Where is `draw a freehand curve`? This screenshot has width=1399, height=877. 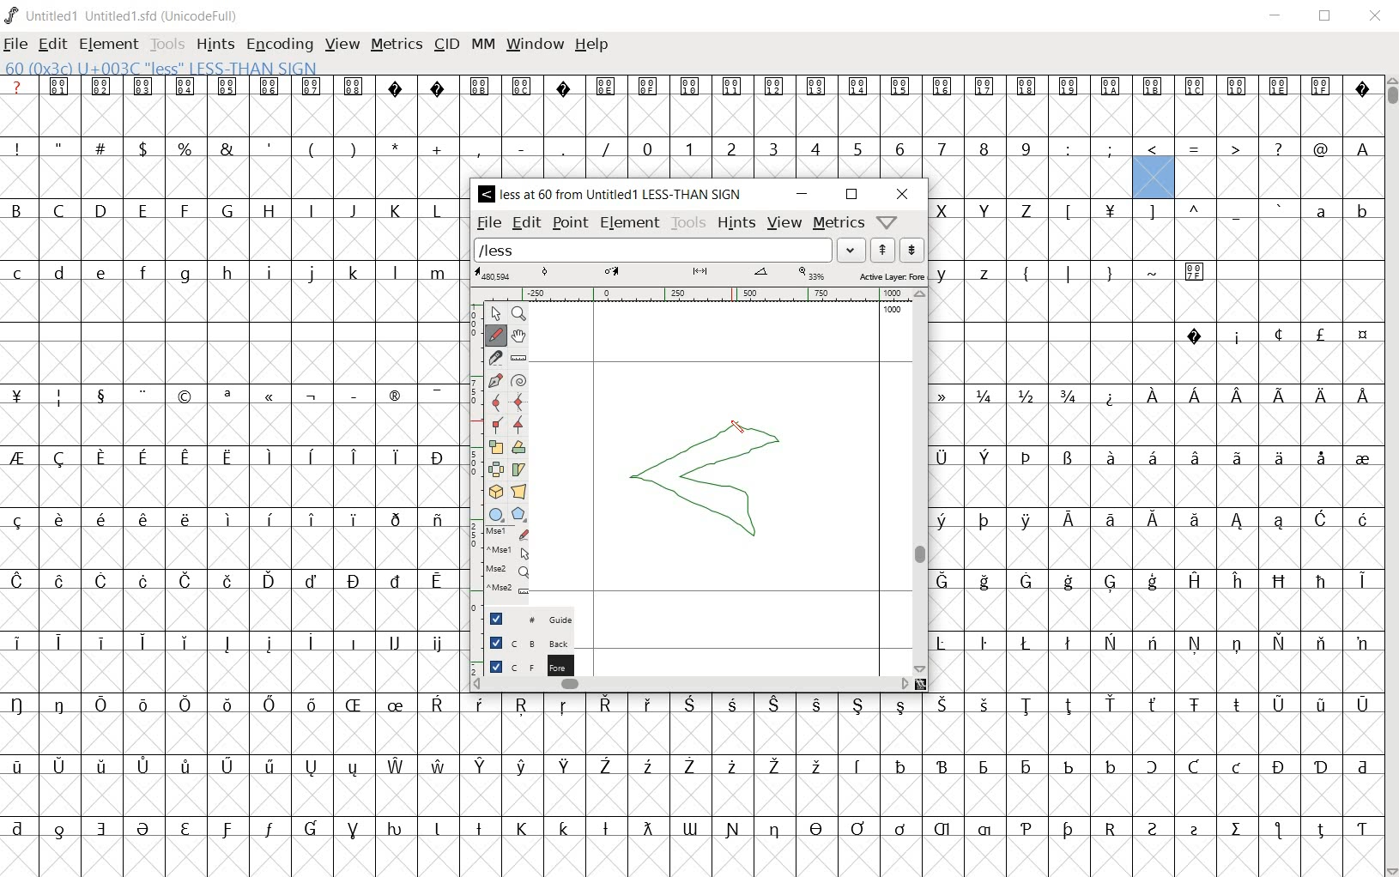
draw a freehand curve is located at coordinates (496, 335).